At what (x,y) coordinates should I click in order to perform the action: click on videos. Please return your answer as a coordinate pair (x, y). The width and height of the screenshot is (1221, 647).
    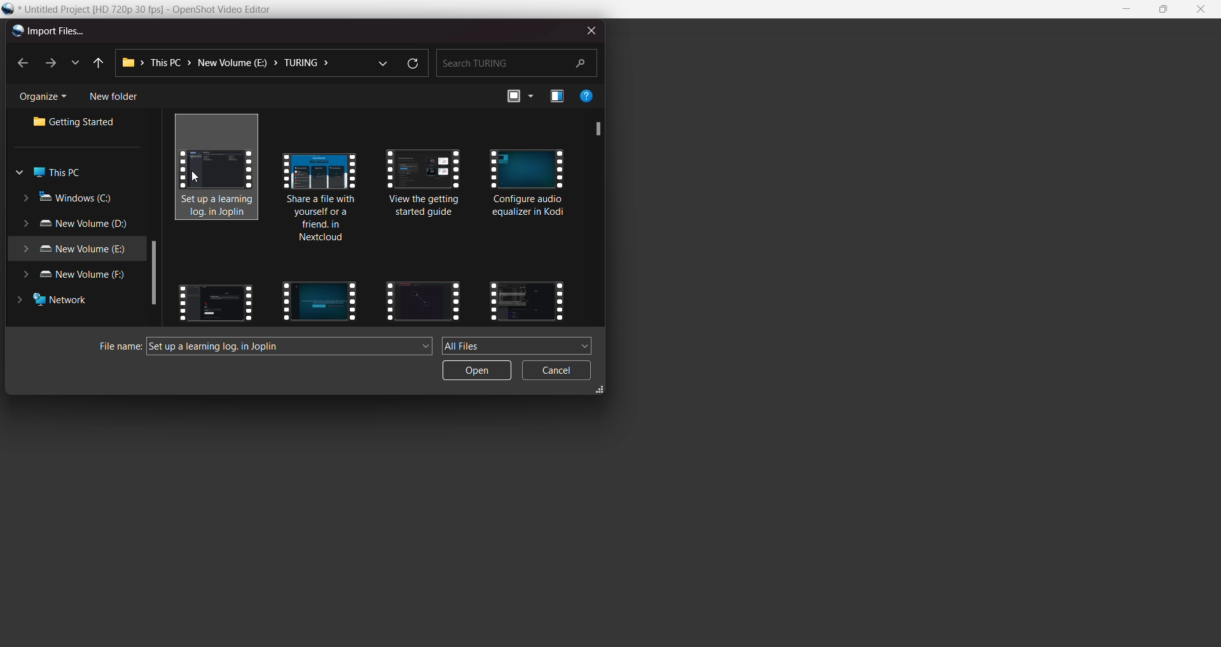
    Looking at the image, I should click on (530, 186).